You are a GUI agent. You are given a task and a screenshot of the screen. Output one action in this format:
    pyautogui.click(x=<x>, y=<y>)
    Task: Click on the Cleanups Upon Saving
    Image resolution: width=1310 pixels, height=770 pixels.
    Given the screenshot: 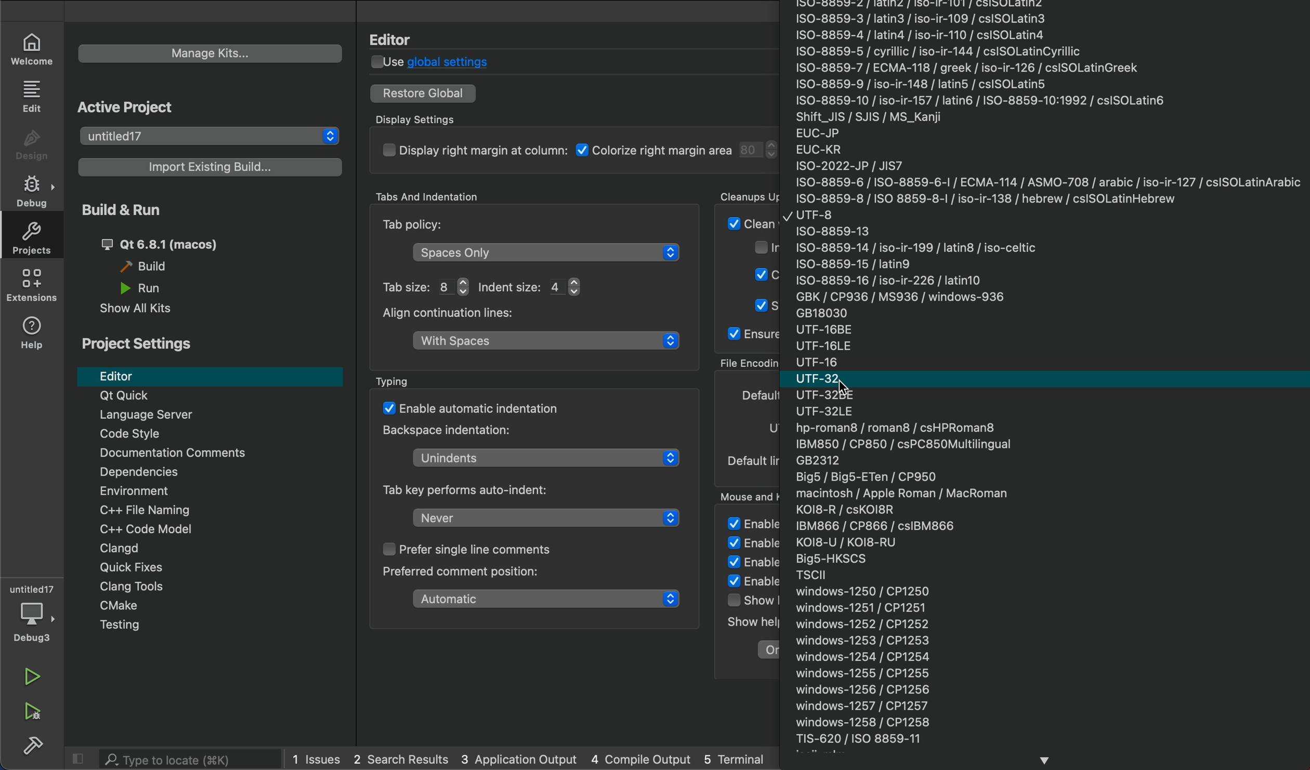 What is the action you would take?
    pyautogui.click(x=746, y=195)
    